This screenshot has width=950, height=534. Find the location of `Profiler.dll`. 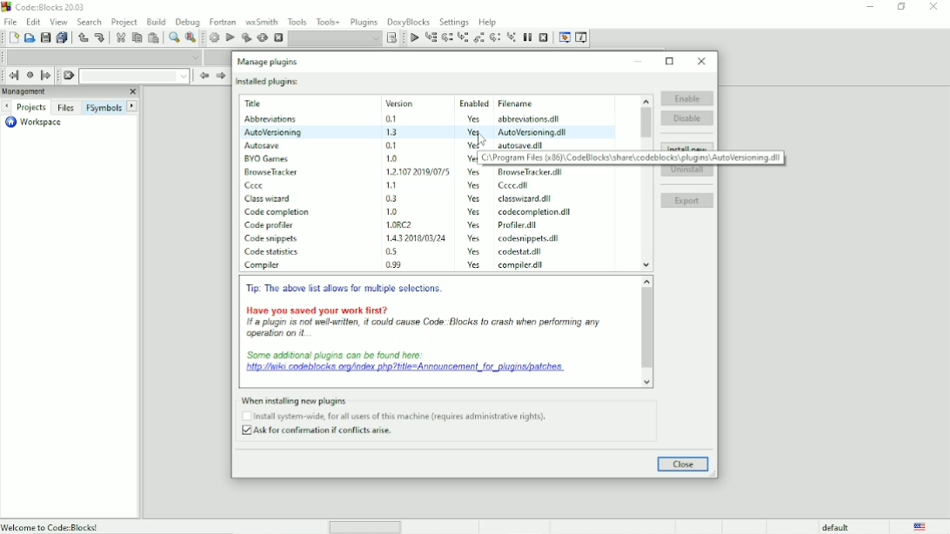

Profiler.dll is located at coordinates (520, 225).